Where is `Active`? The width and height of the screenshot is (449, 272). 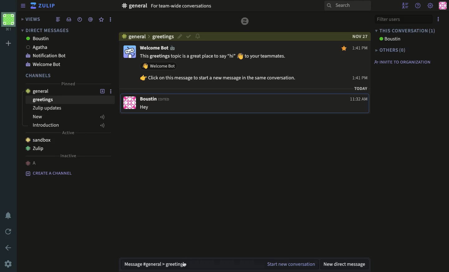
Active is located at coordinates (70, 132).